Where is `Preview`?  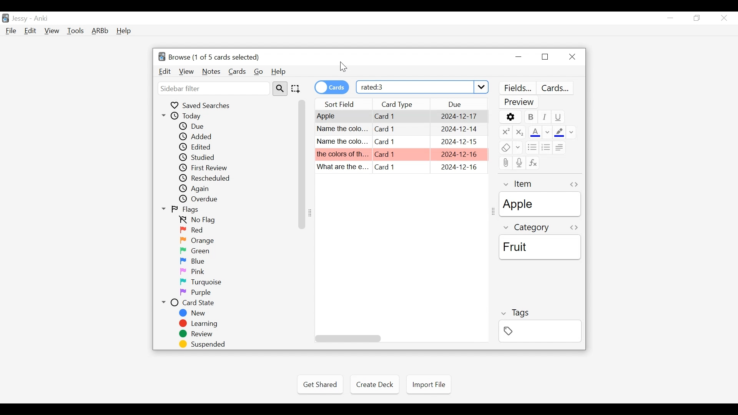 Preview is located at coordinates (520, 103).